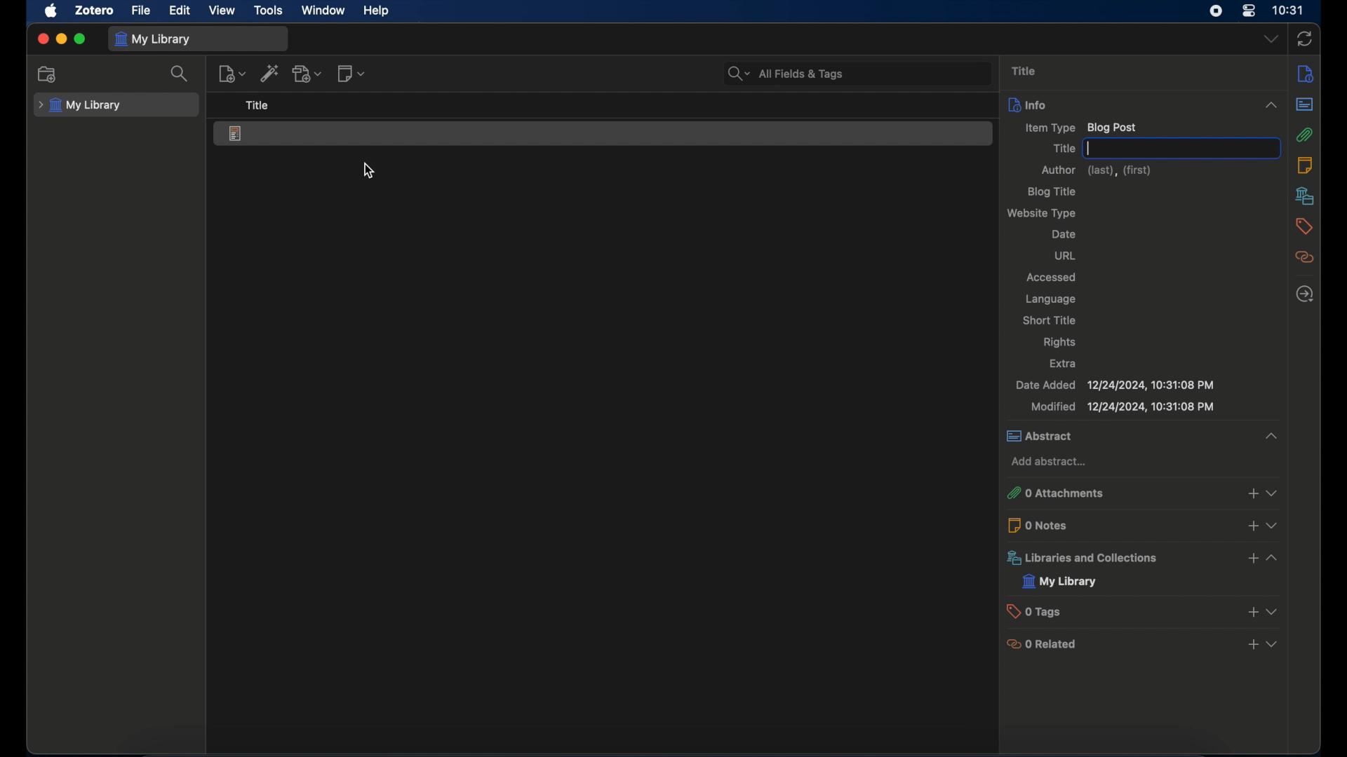  Describe the element at coordinates (1140, 493) in the screenshot. I see `0 attachments` at that location.